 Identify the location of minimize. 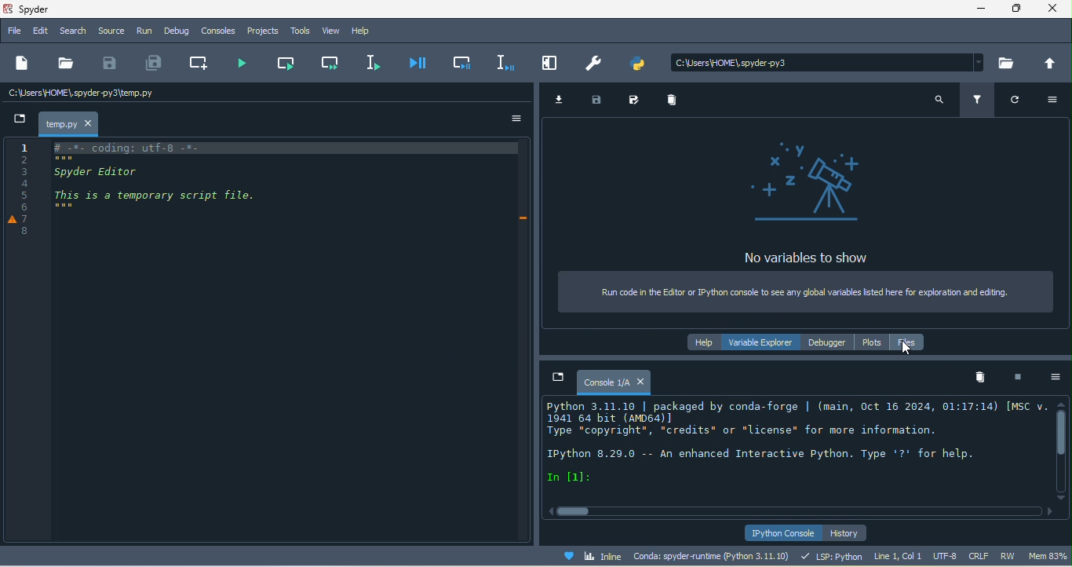
(979, 9).